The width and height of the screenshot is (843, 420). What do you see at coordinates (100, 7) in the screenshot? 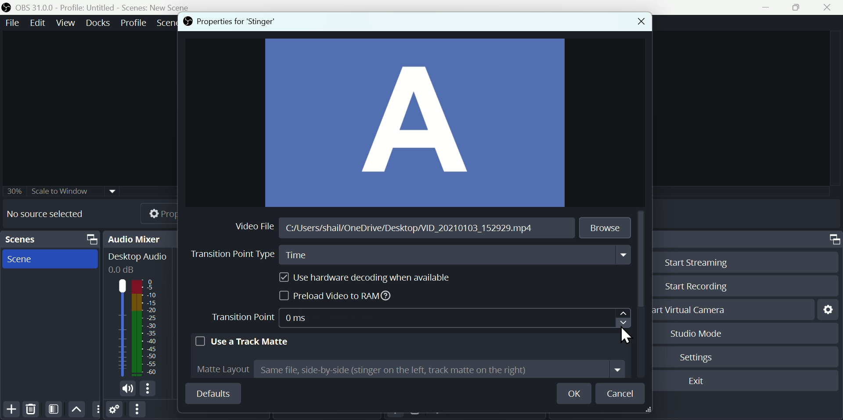
I see `OBS 31.0.0 - Profile: untitled scenes: new scene` at bounding box center [100, 7].